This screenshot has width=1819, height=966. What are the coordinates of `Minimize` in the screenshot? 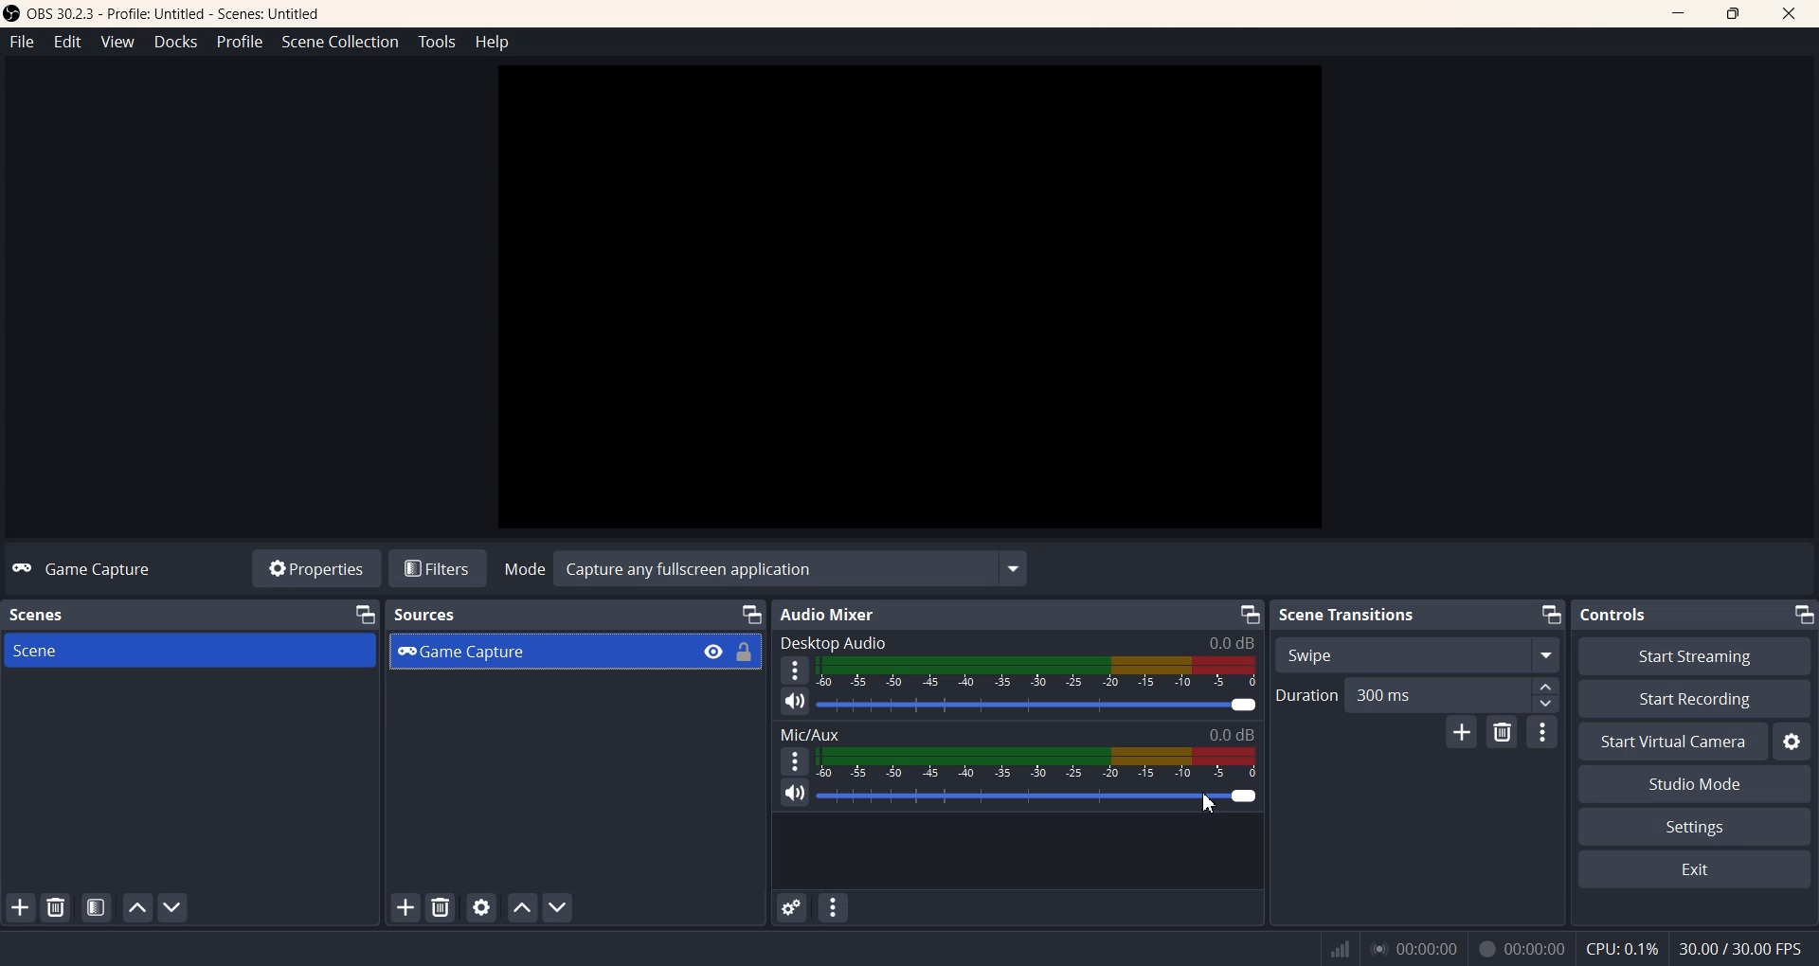 It's located at (1550, 615).